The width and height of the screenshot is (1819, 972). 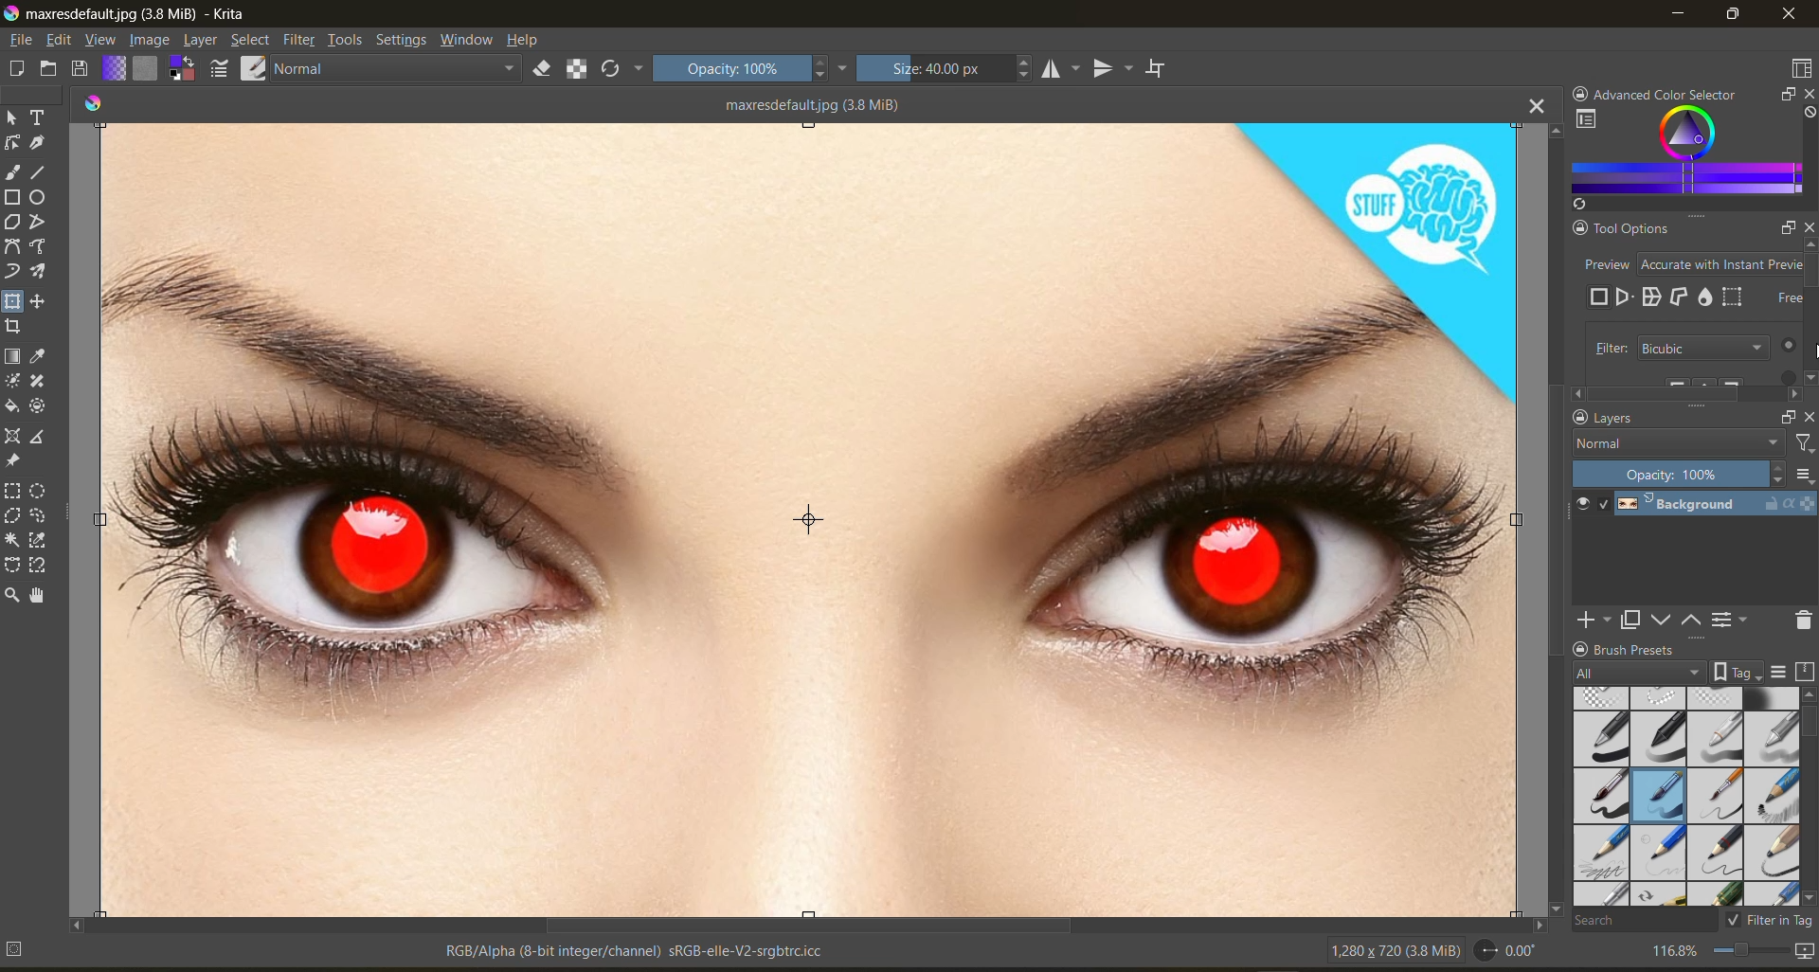 What do you see at coordinates (1713, 508) in the screenshot?
I see `layer` at bounding box center [1713, 508].